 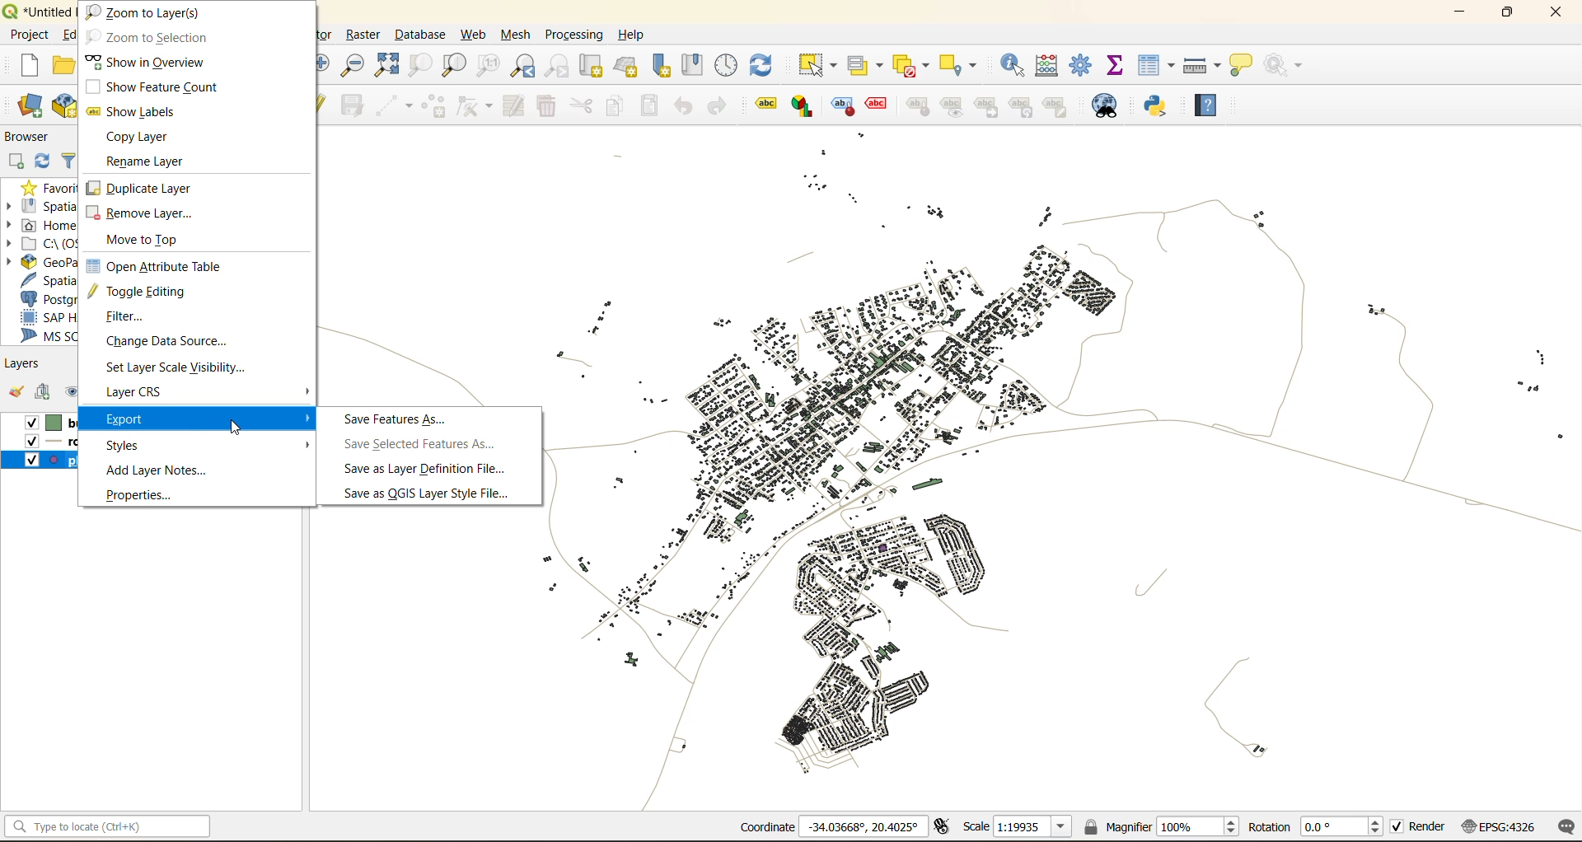 What do you see at coordinates (841, 107) in the screenshot?
I see `highlight pinned labels and diagram` at bounding box center [841, 107].